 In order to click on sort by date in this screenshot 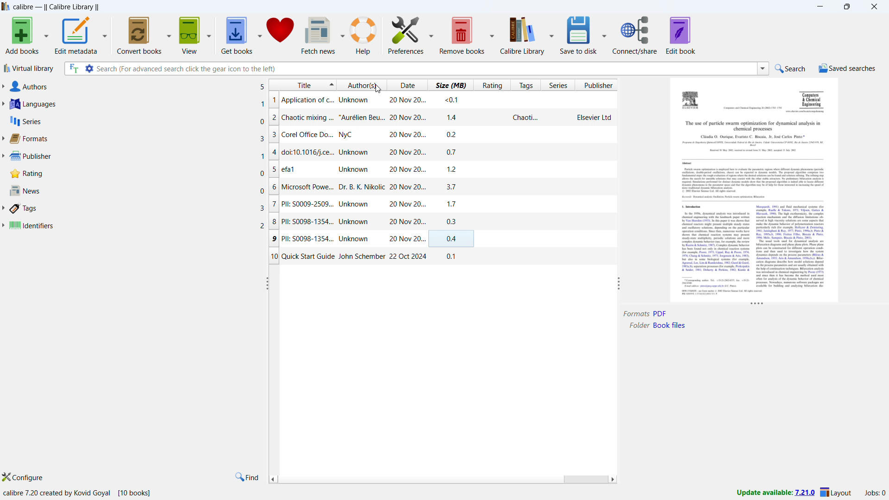, I will do `click(407, 85)`.